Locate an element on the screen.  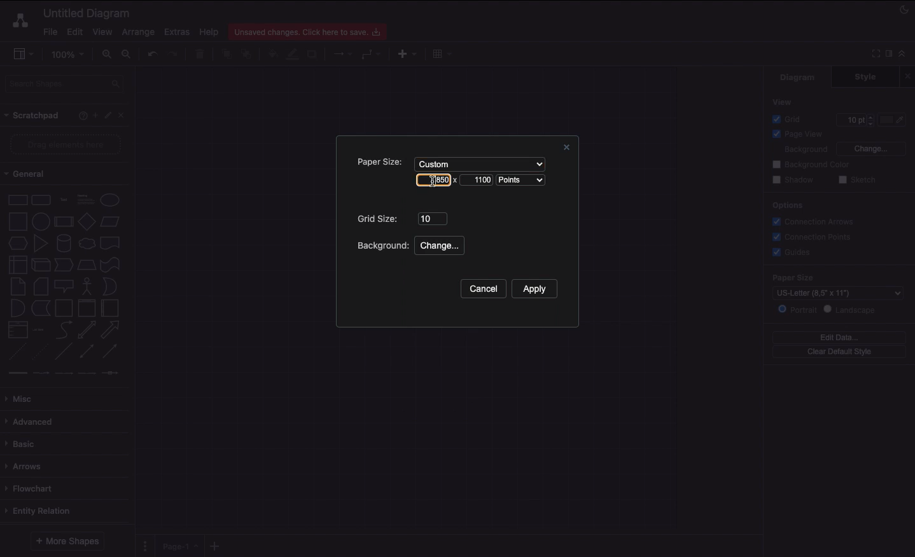
Search shapes is located at coordinates (66, 86).